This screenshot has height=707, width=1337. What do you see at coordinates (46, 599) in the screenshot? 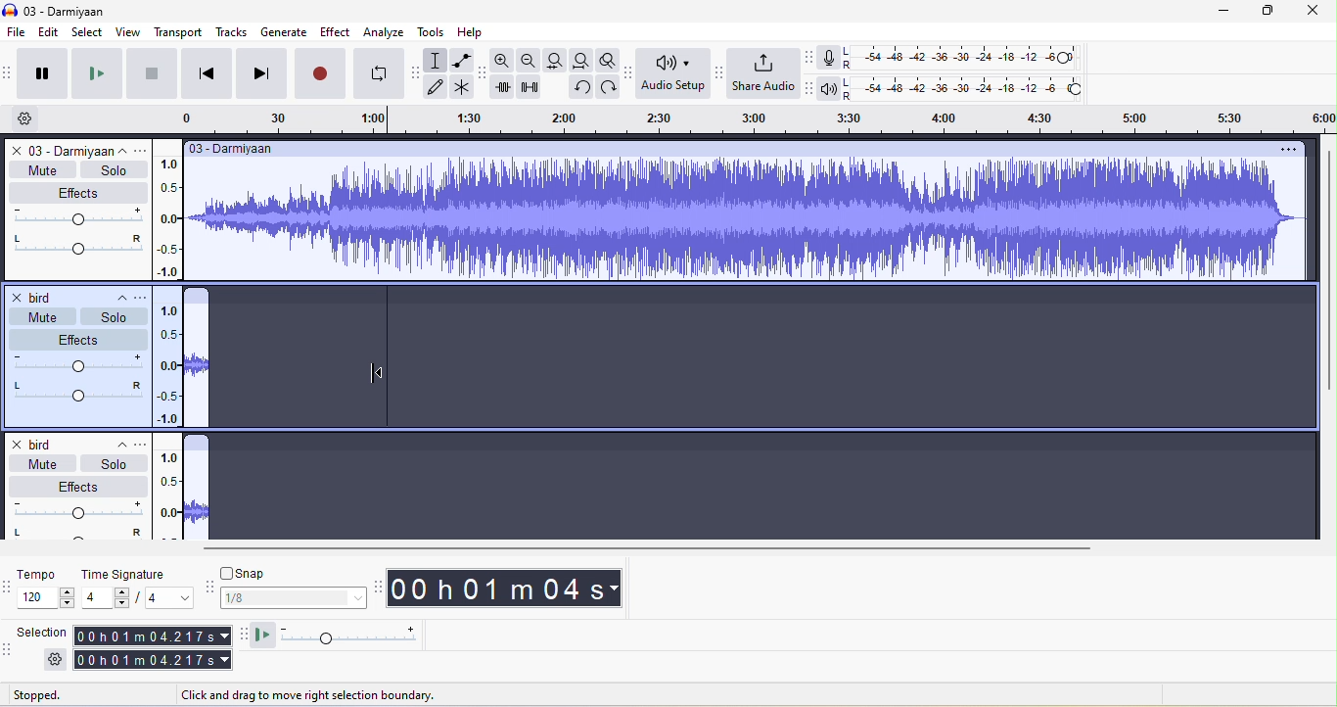
I see `tempo` at bounding box center [46, 599].